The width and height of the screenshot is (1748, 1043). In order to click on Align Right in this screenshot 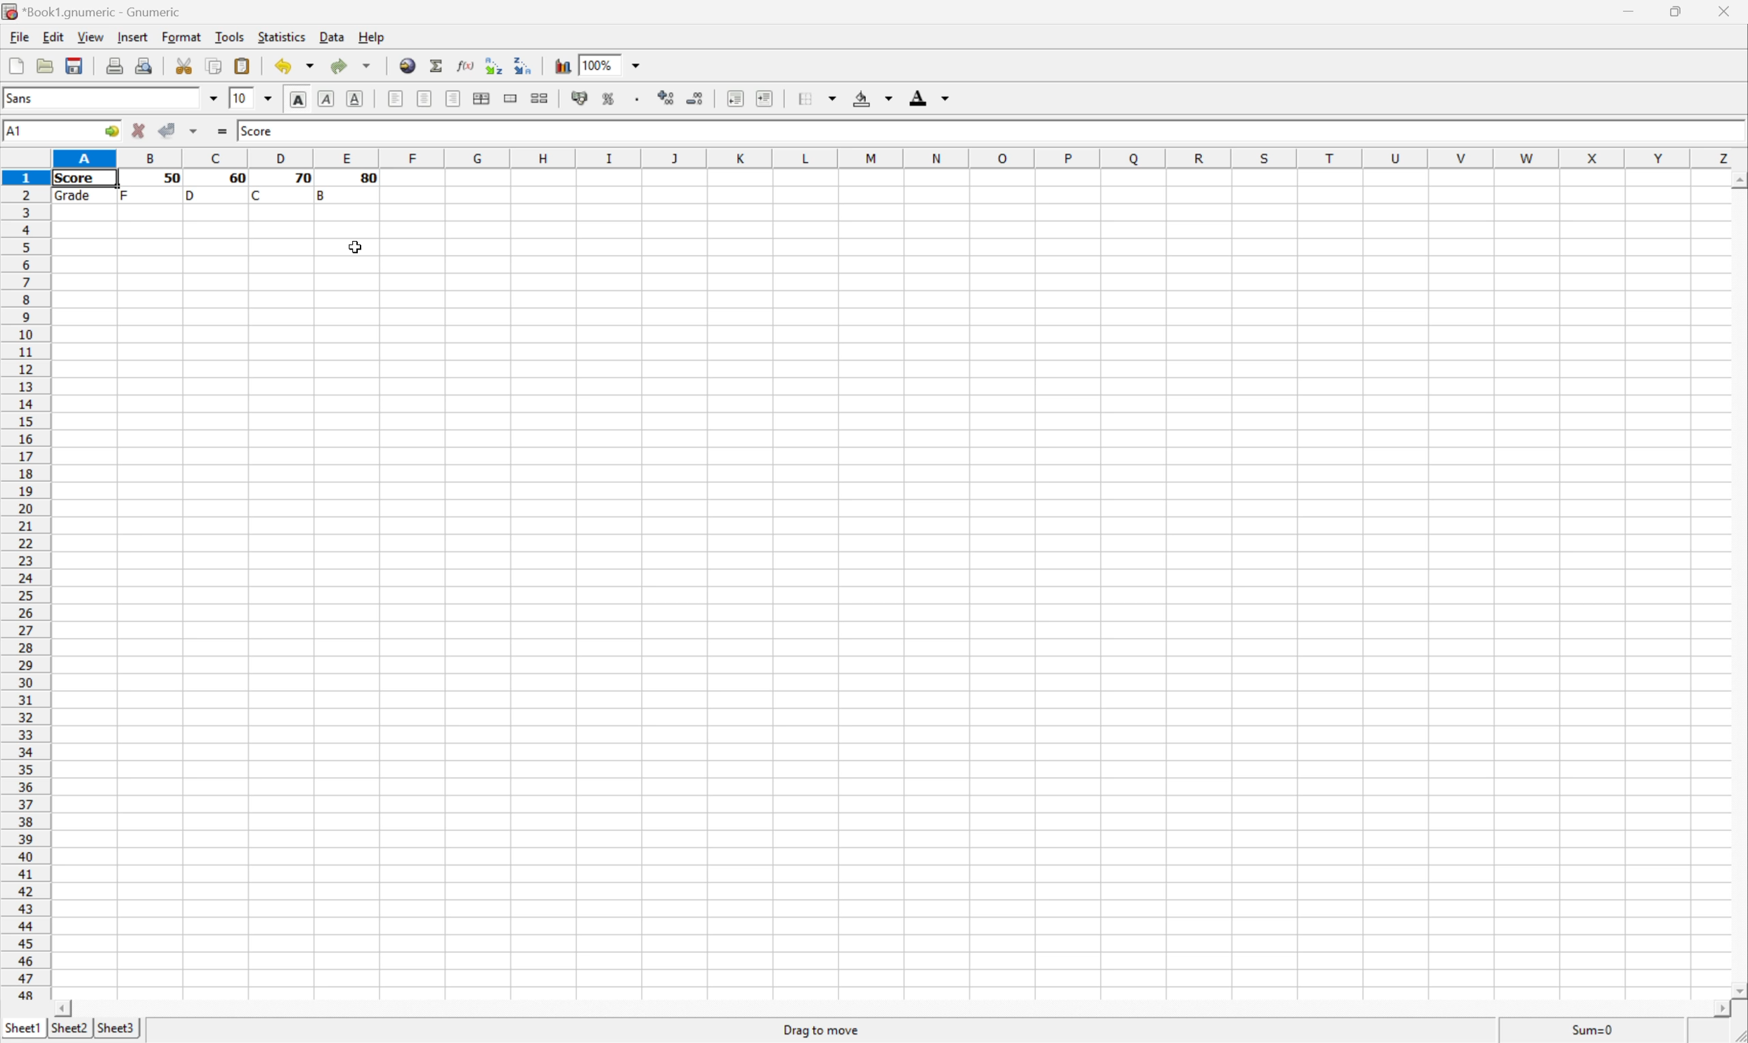, I will do `click(453, 98)`.